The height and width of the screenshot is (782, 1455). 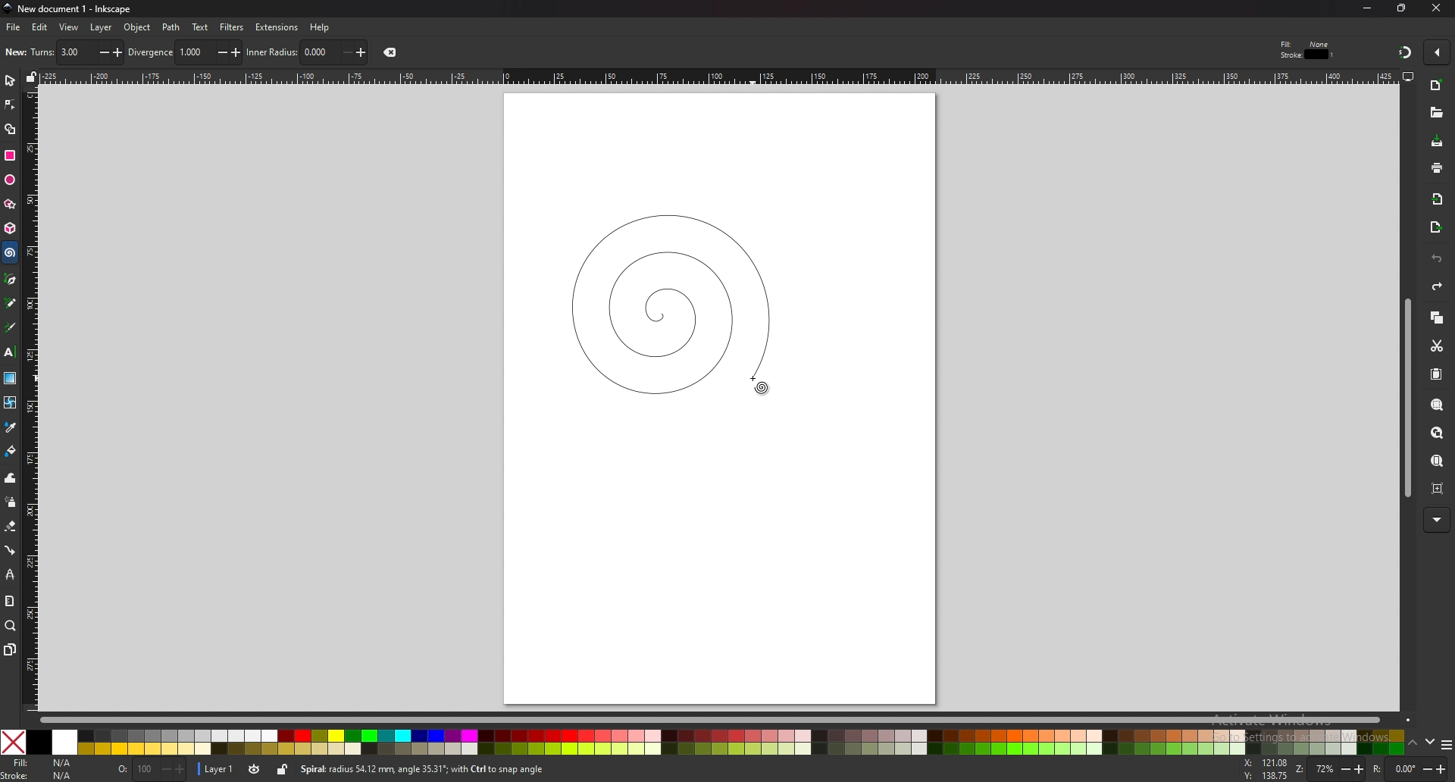 What do you see at coordinates (393, 52) in the screenshot?
I see `close` at bounding box center [393, 52].